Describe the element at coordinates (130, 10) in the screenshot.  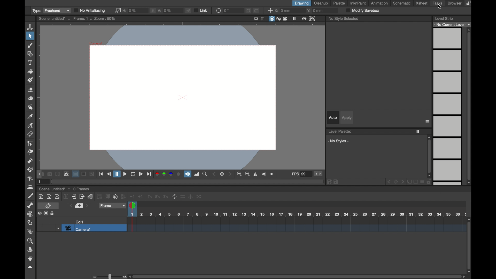
I see `h: 0%` at that location.